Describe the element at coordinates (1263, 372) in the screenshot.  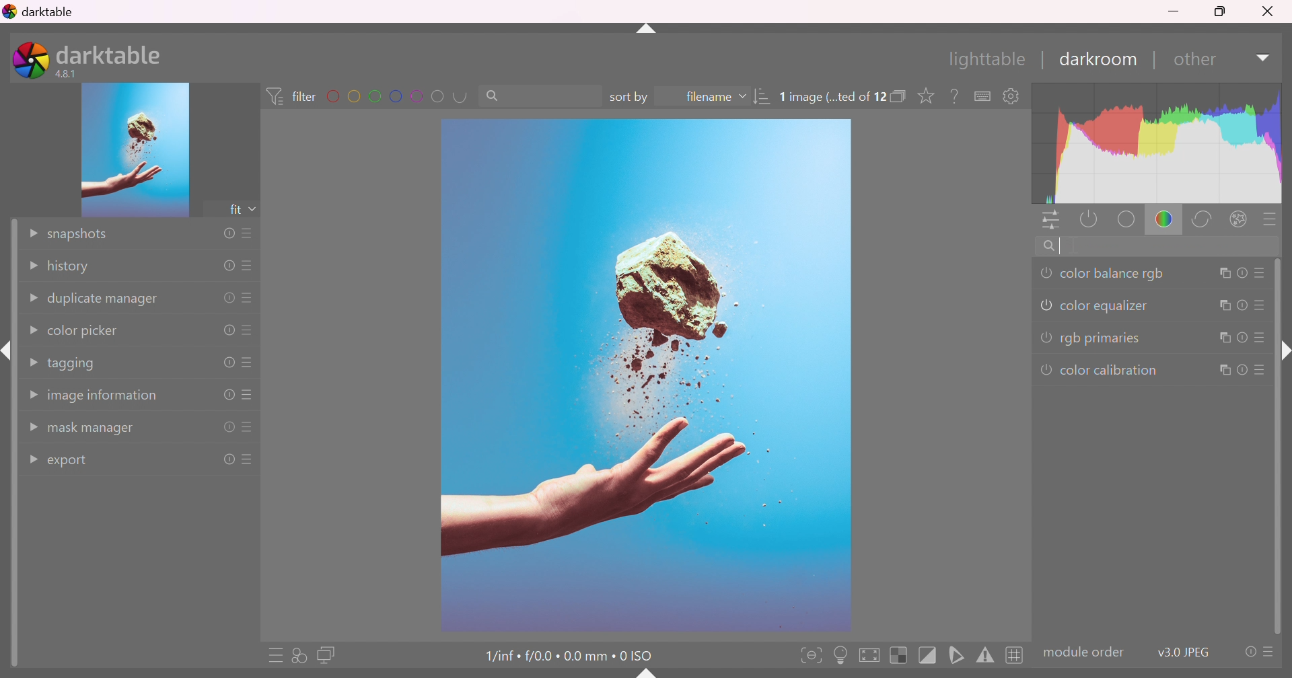
I see `presets` at that location.